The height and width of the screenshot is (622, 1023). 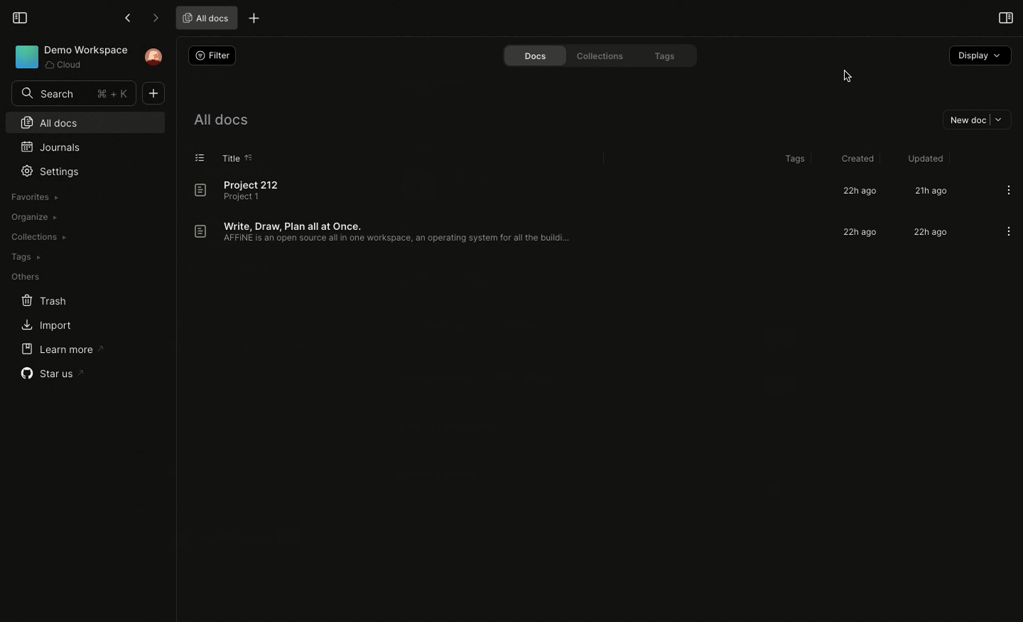 I want to click on Collapse sidebar, so click(x=18, y=16).